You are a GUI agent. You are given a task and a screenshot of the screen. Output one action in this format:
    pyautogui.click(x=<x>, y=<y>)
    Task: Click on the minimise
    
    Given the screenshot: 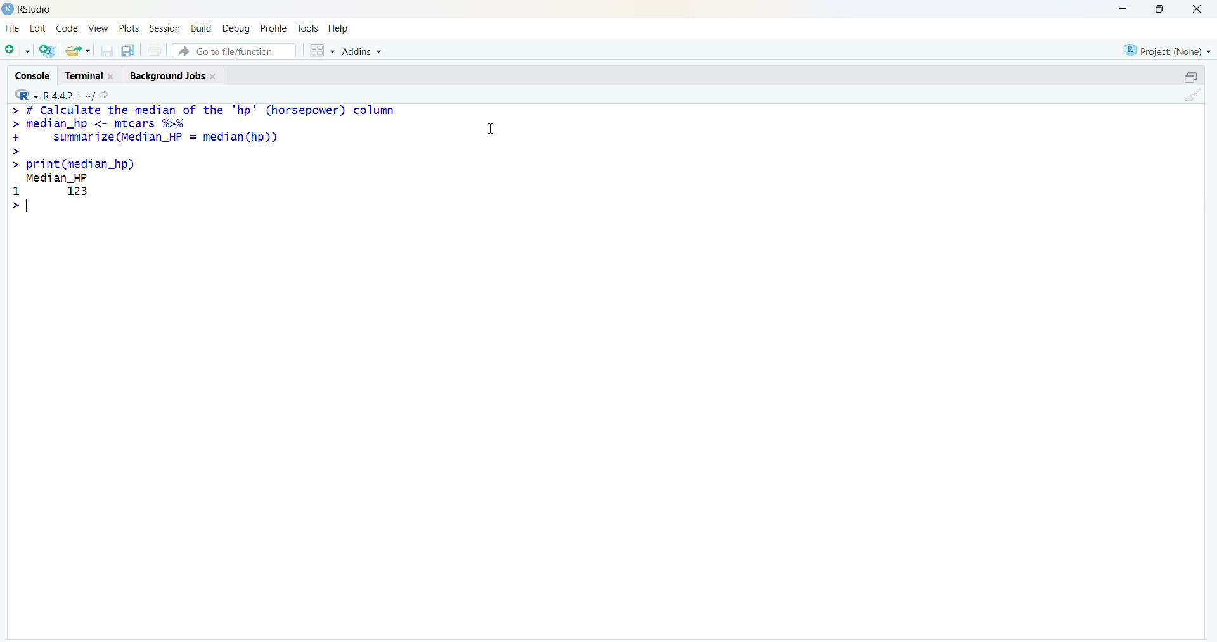 What is the action you would take?
    pyautogui.click(x=1123, y=8)
    